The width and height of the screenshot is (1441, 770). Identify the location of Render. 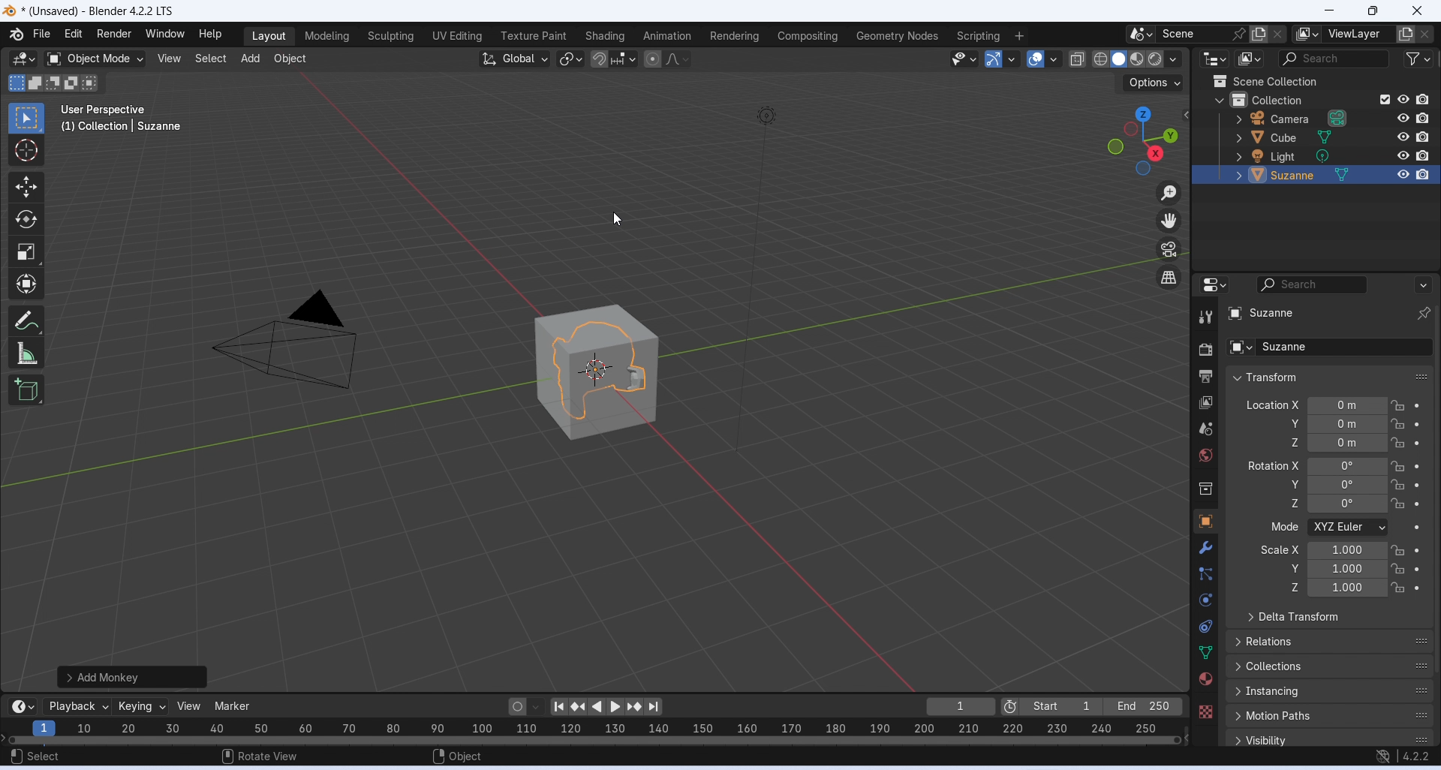
(113, 34).